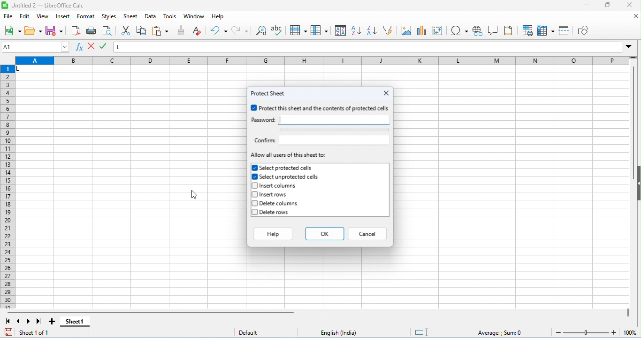 Image resolution: width=641 pixels, height=338 pixels. What do you see at coordinates (320, 108) in the screenshot?
I see `protect this sheet and the contents of protected cells` at bounding box center [320, 108].